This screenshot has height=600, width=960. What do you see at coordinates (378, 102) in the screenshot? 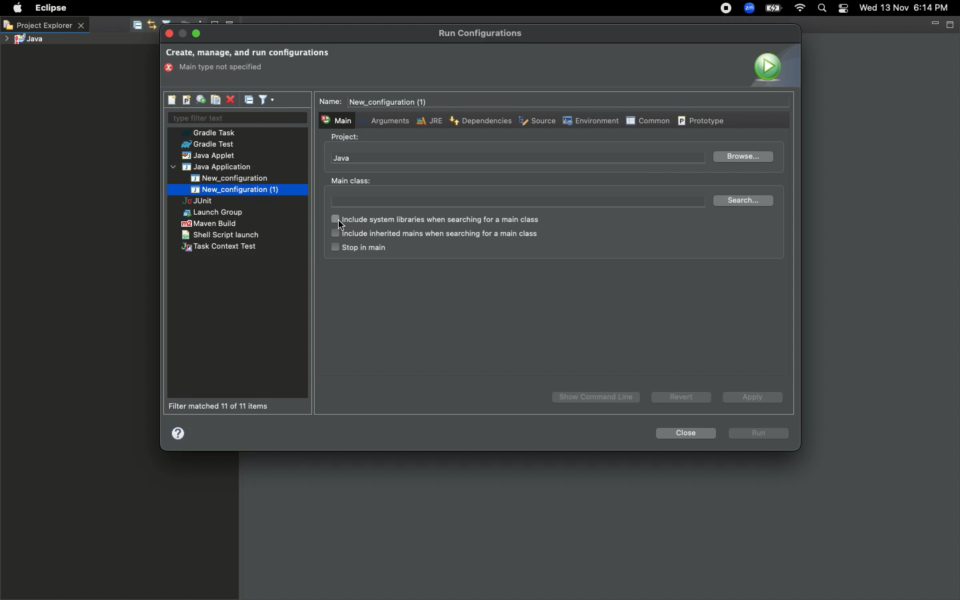
I see `Name: New_configuration_(1)` at bounding box center [378, 102].